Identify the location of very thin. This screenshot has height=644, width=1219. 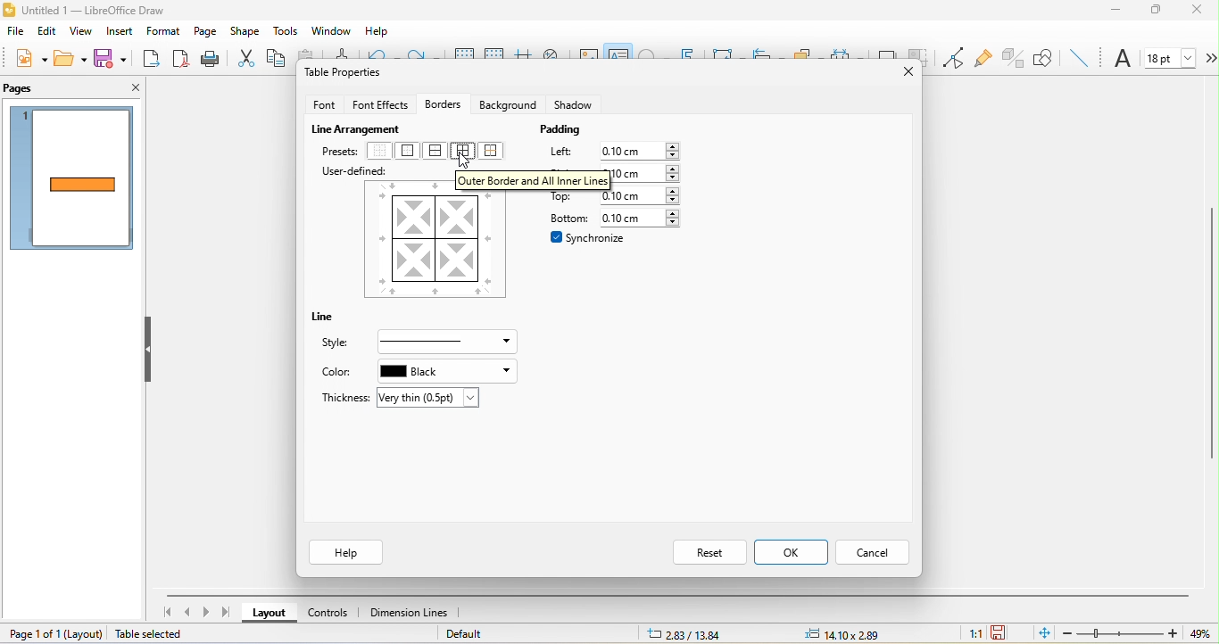
(430, 398).